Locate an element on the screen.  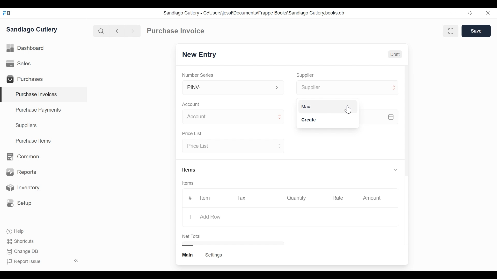
Rate is located at coordinates (337, 198).